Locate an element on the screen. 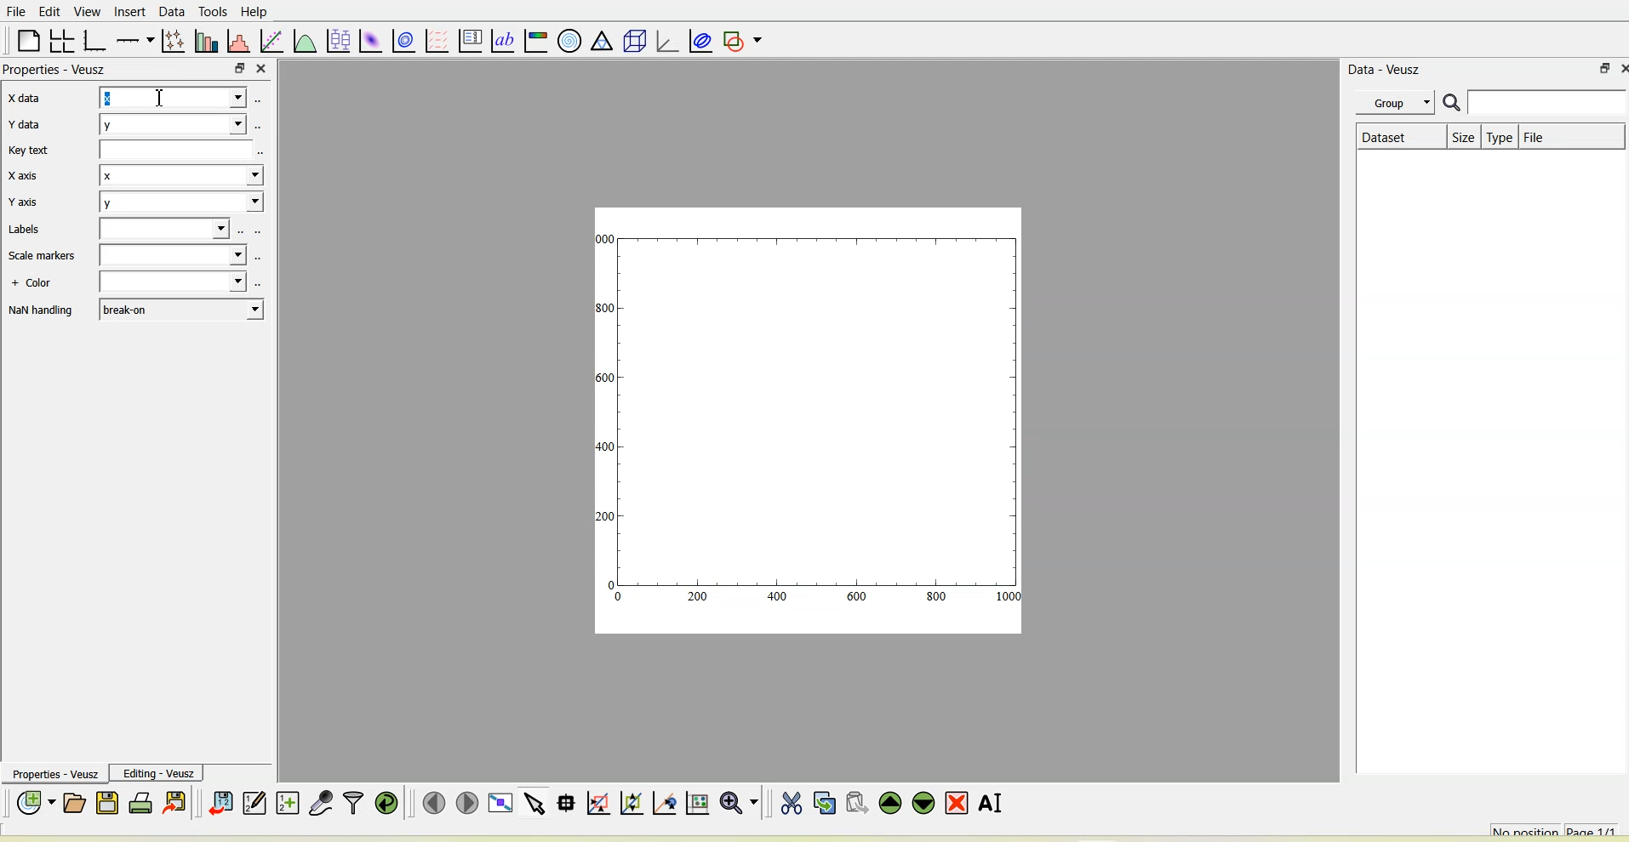 This screenshot has width=1629, height=842. Y axis is located at coordinates (26, 201).